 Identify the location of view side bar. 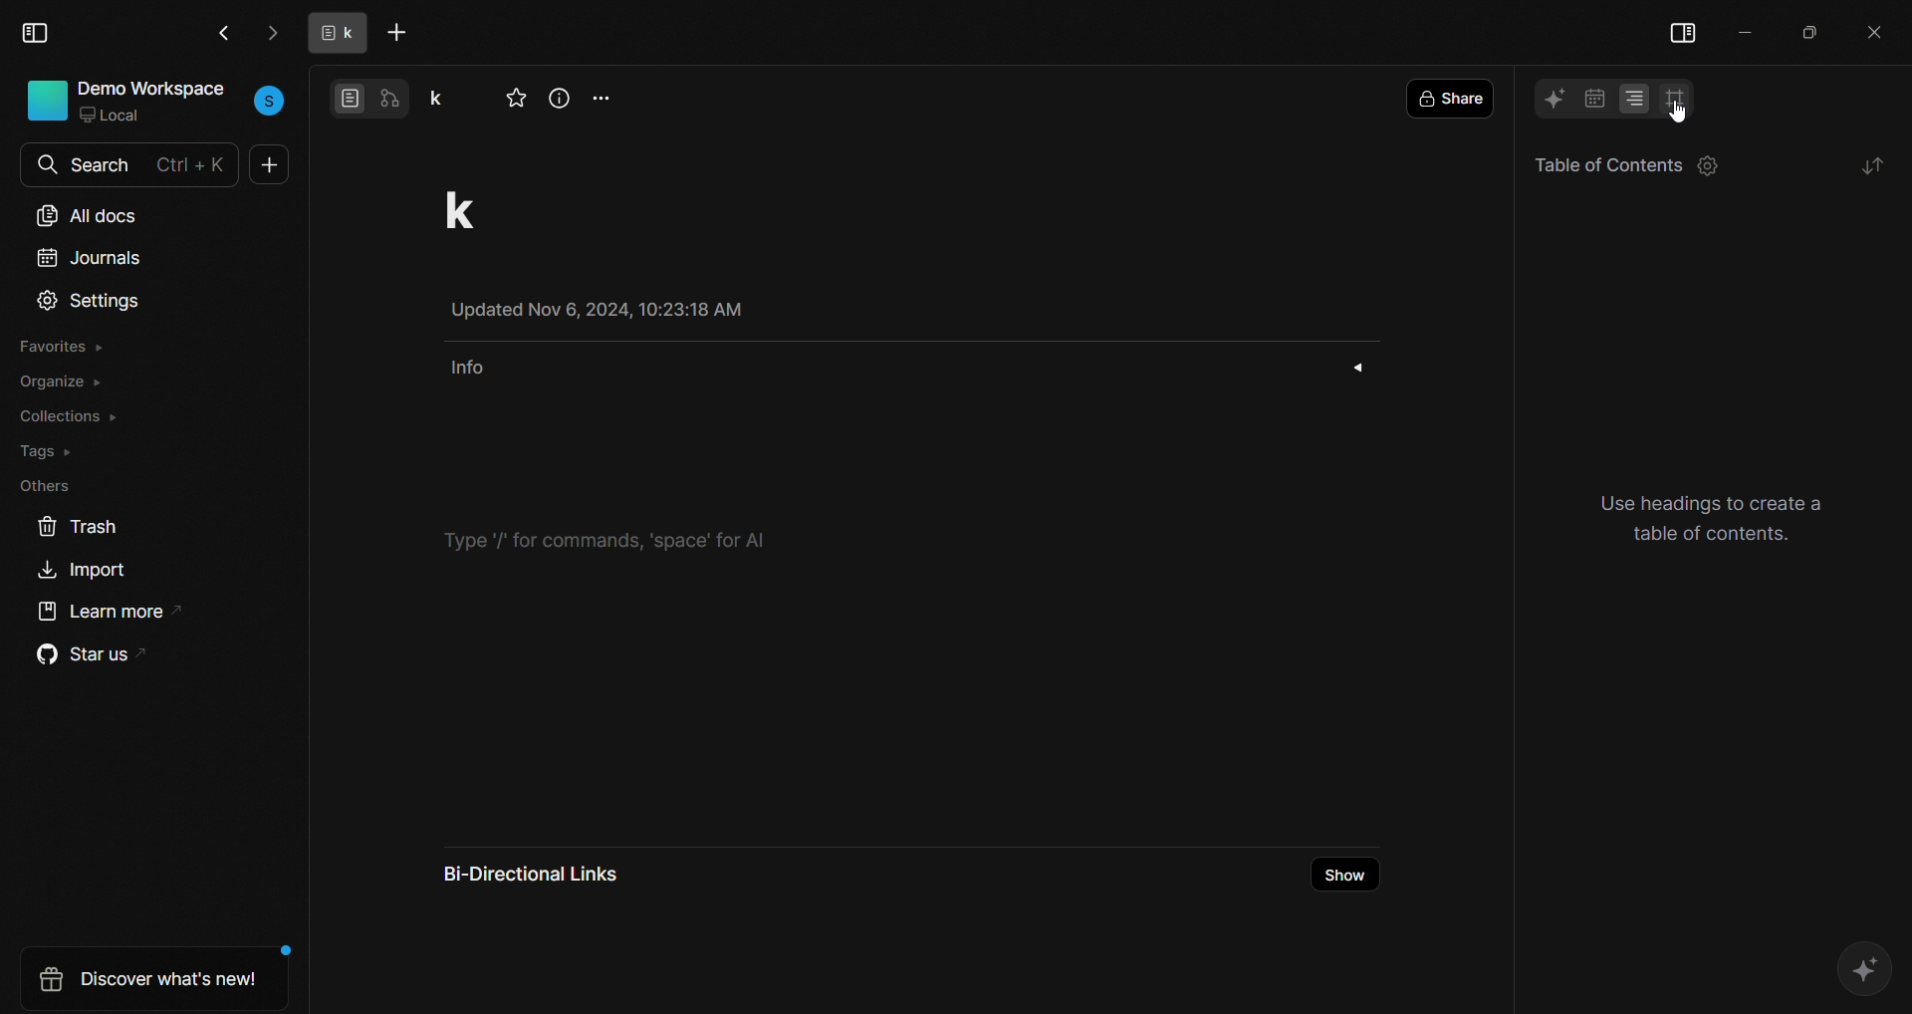
(1683, 28).